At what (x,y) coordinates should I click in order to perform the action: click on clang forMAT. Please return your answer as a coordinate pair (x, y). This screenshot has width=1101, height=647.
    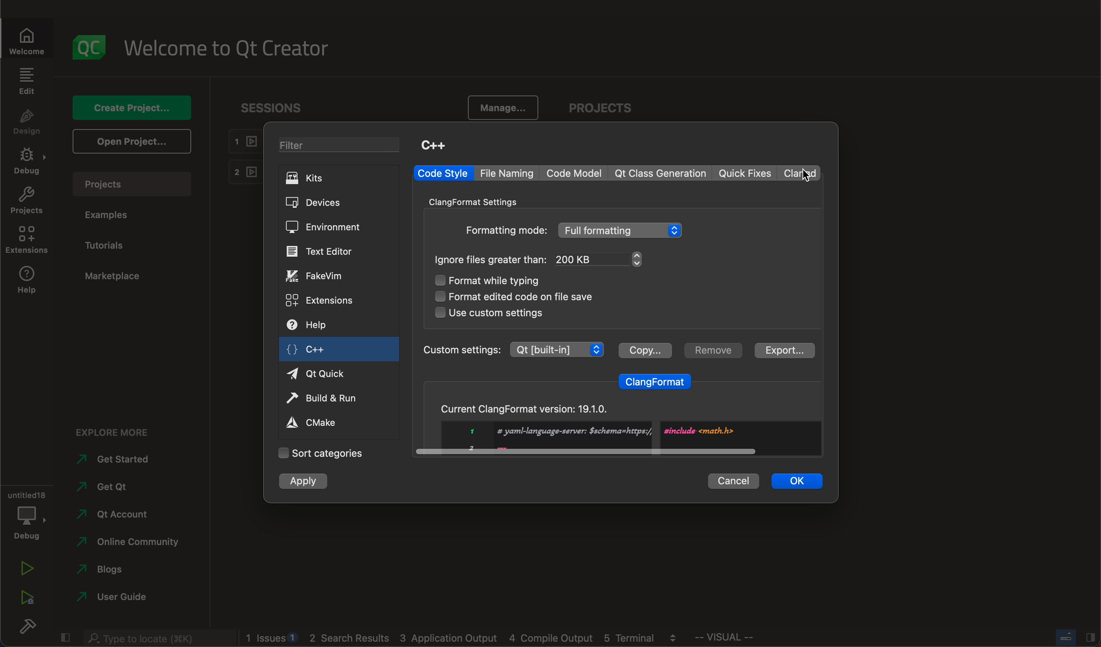
    Looking at the image, I should click on (477, 201).